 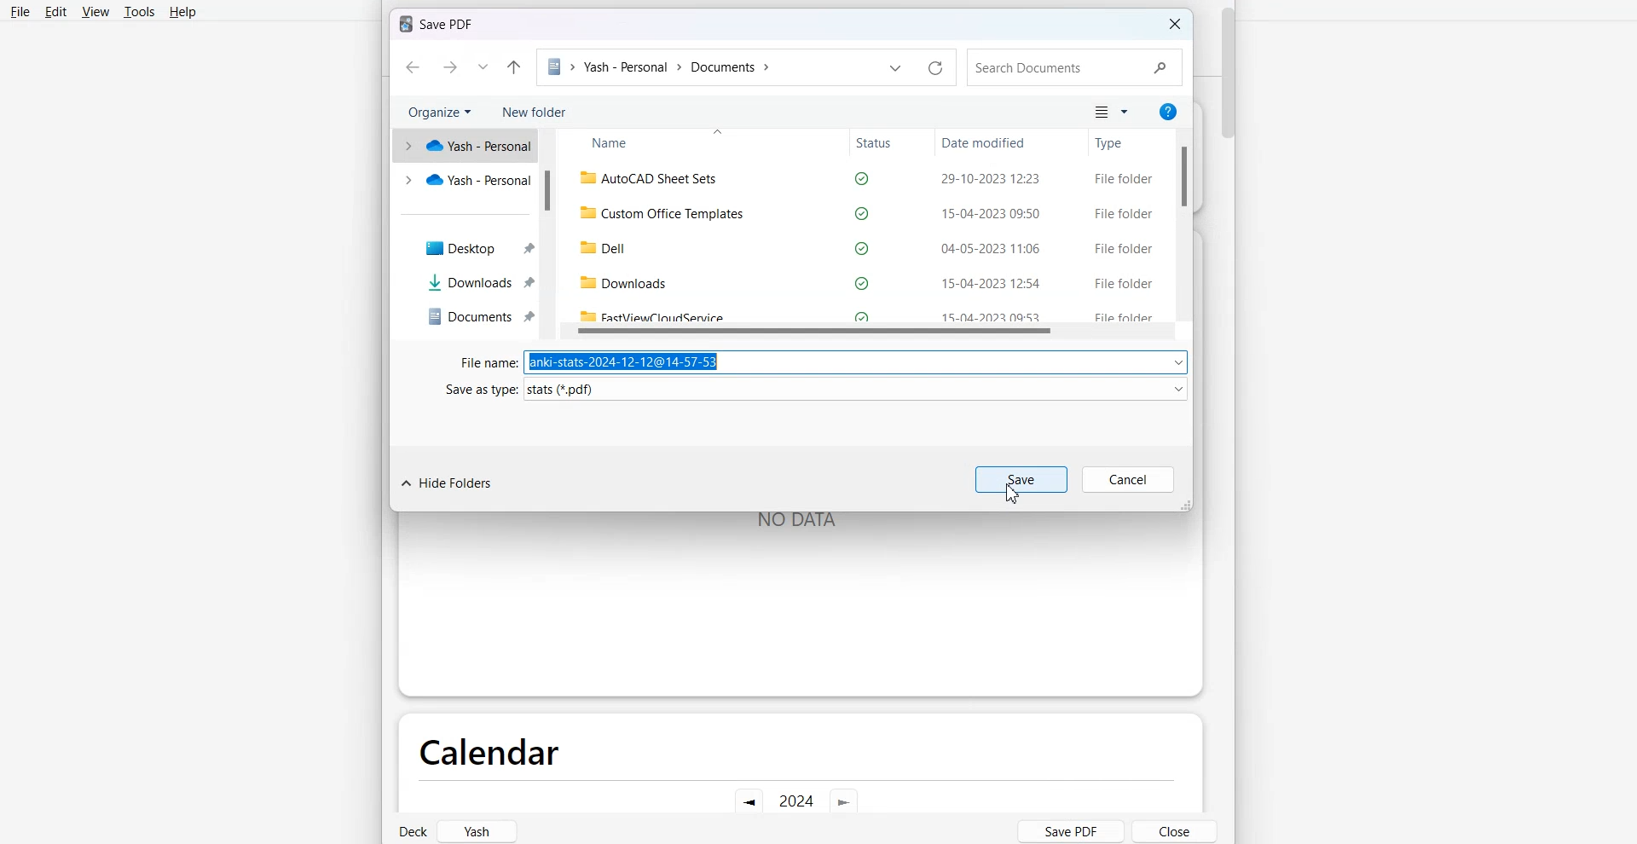 What do you see at coordinates (1123, 142) in the screenshot?
I see `Type` at bounding box center [1123, 142].